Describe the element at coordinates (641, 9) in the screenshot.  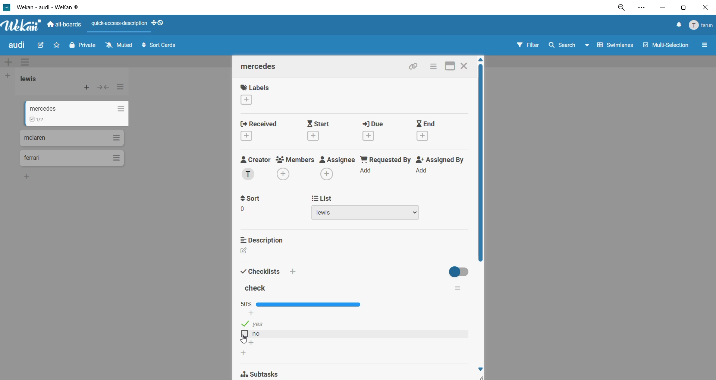
I see `settings` at that location.